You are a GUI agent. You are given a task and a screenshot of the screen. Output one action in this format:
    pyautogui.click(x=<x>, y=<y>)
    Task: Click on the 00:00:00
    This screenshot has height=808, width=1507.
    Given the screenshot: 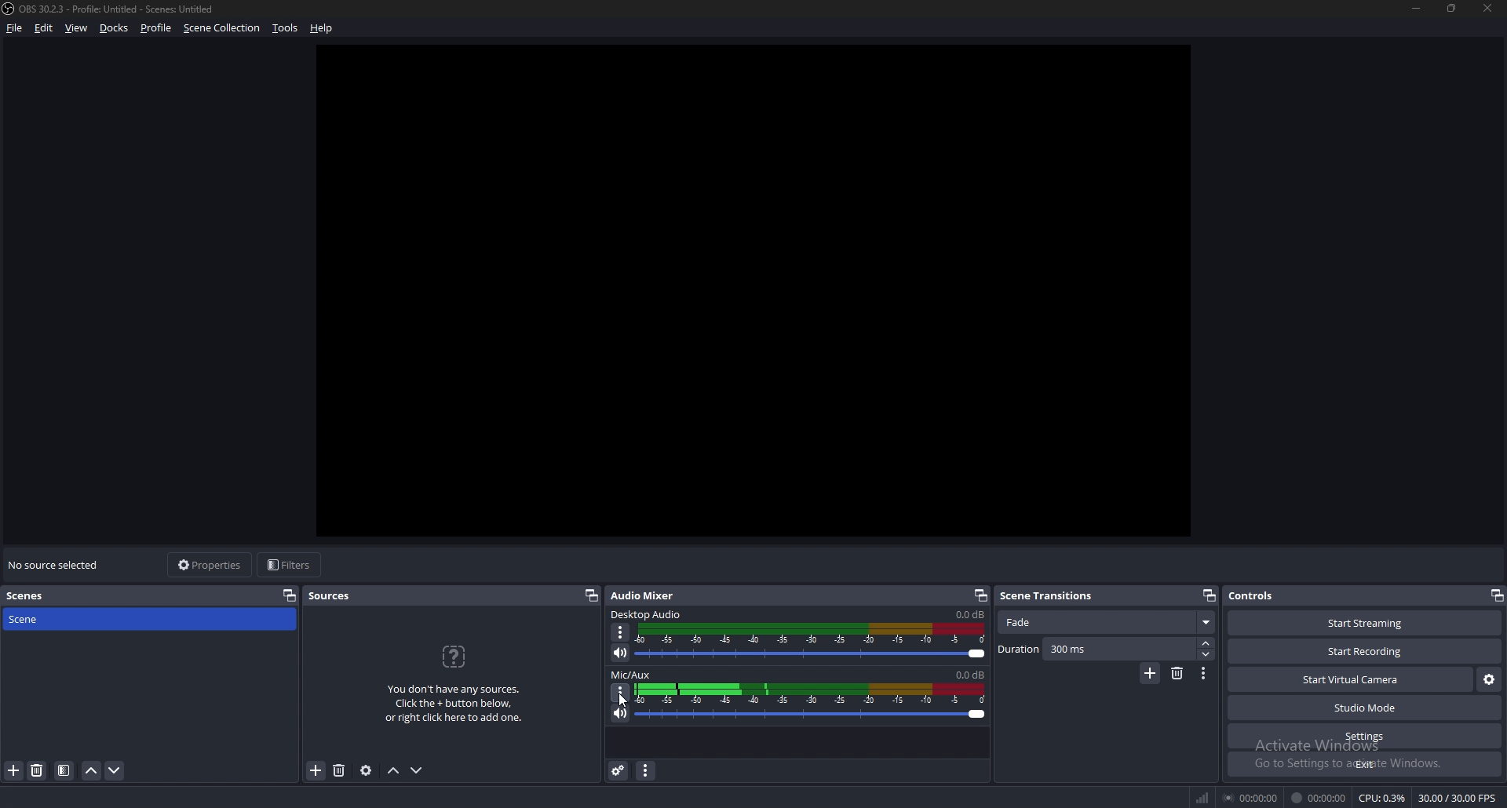 What is the action you would take?
    pyautogui.click(x=1319, y=797)
    